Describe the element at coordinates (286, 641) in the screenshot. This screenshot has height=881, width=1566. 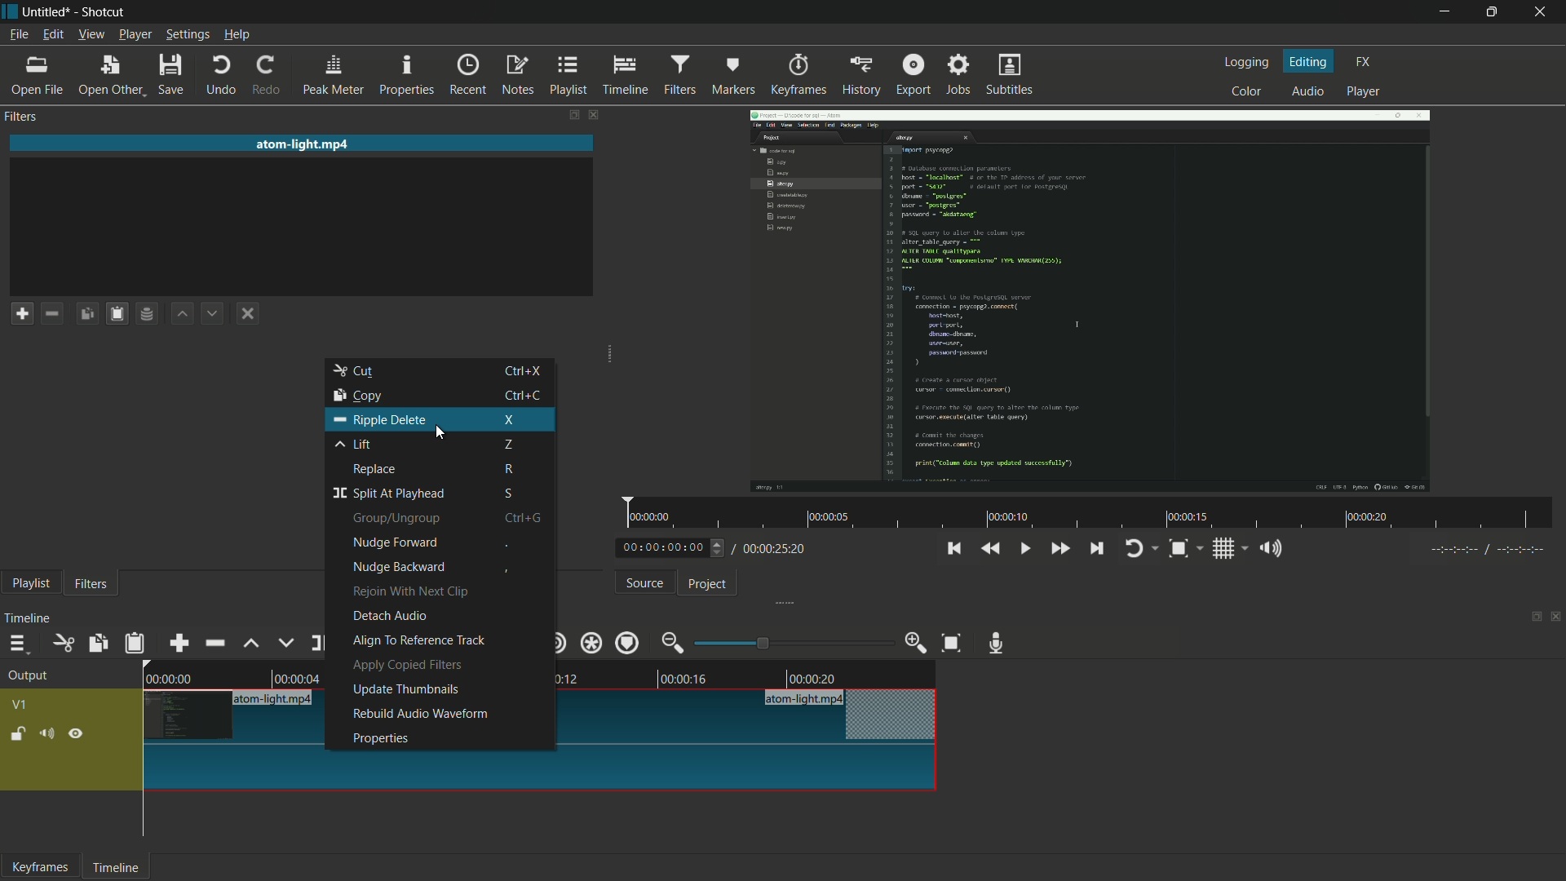
I see `overwrite` at that location.